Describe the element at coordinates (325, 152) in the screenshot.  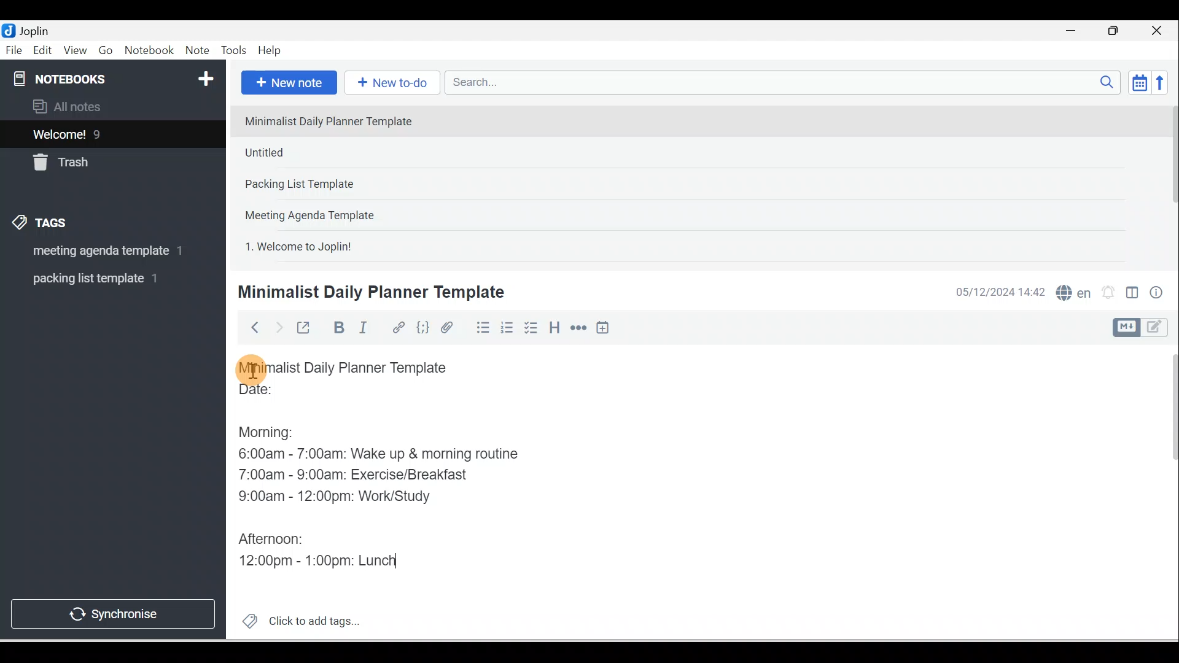
I see `Note 2` at that location.